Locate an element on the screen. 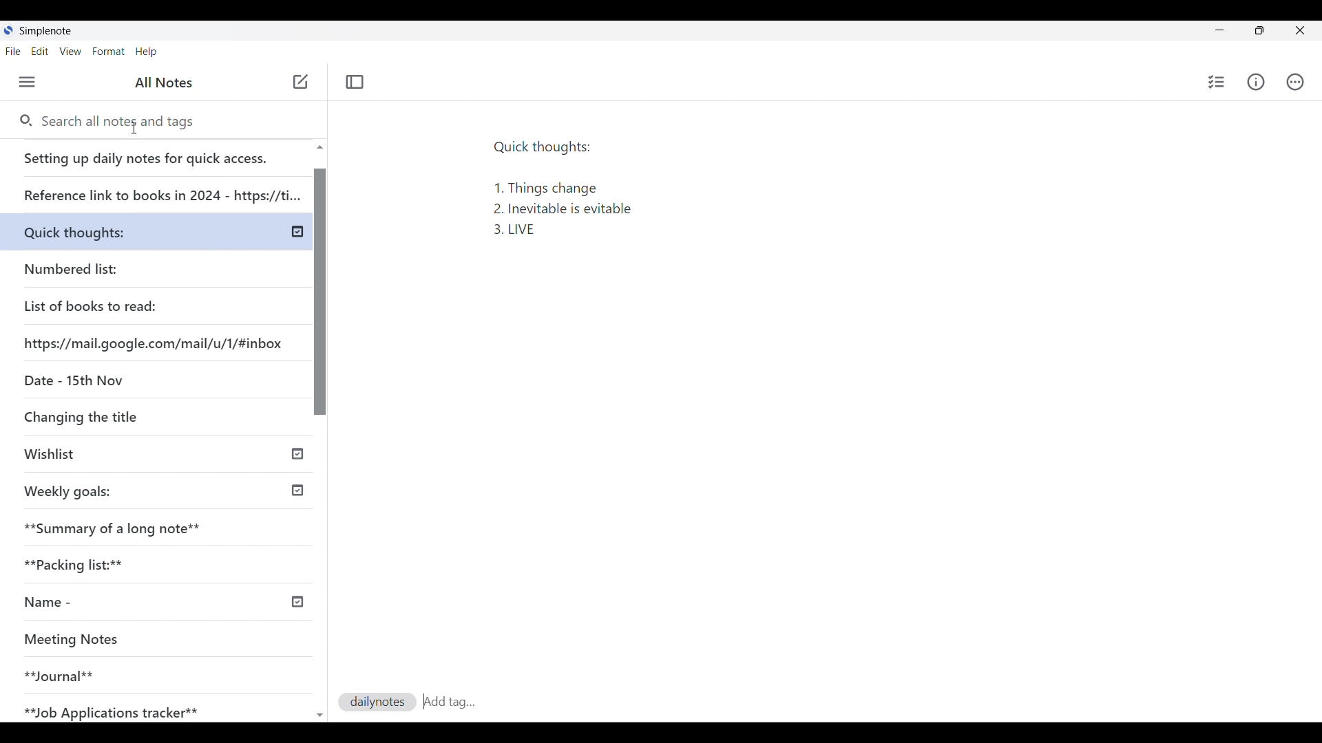 Image resolution: width=1322 pixels, height=743 pixels. Add tag is located at coordinates (449, 700).